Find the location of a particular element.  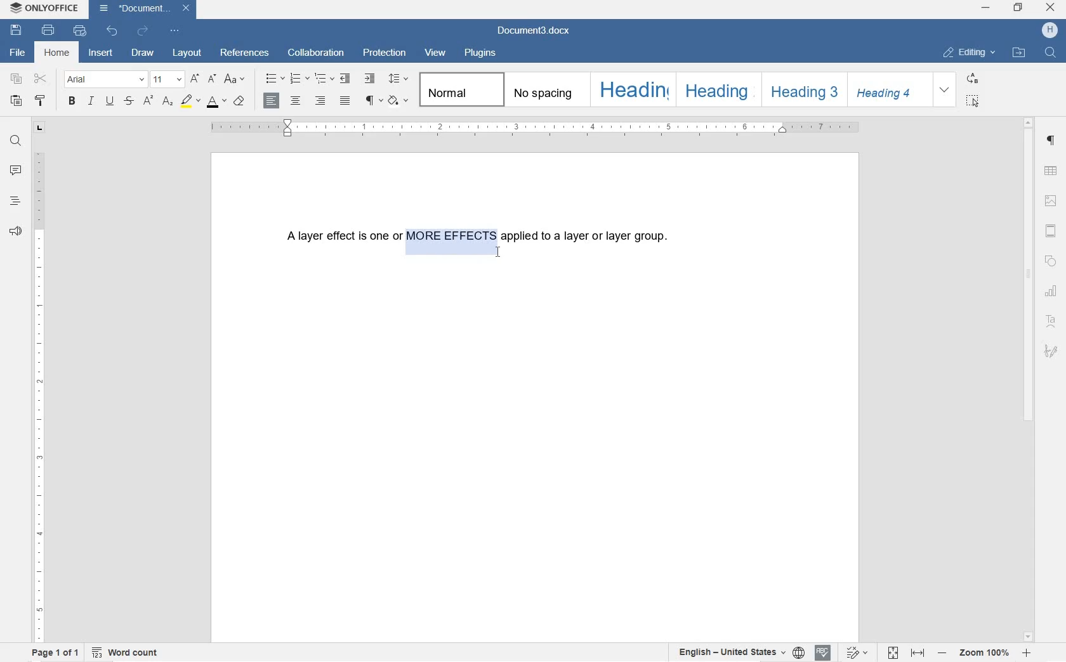

NUMBERING is located at coordinates (300, 79).